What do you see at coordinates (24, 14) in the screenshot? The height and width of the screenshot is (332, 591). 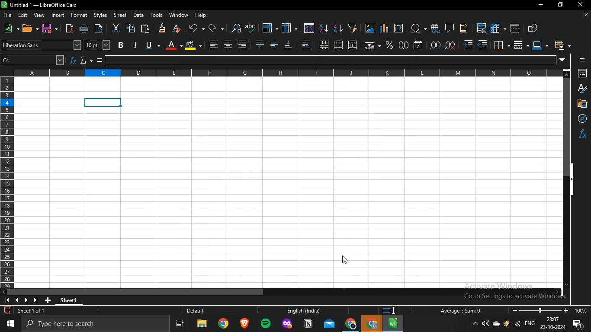 I see `edit` at bounding box center [24, 14].